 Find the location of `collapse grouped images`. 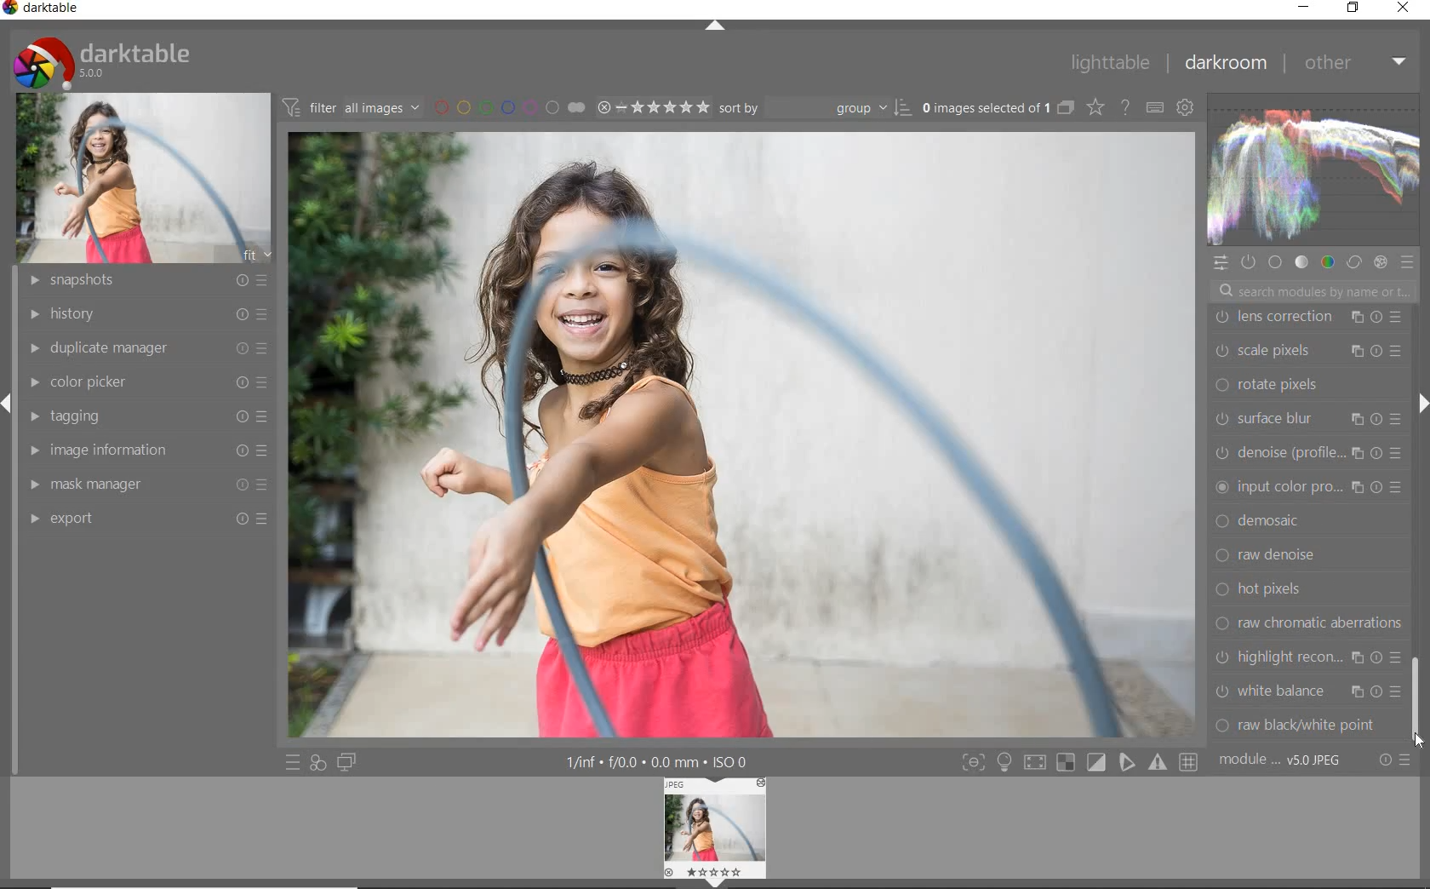

collapse grouped images is located at coordinates (1065, 109).